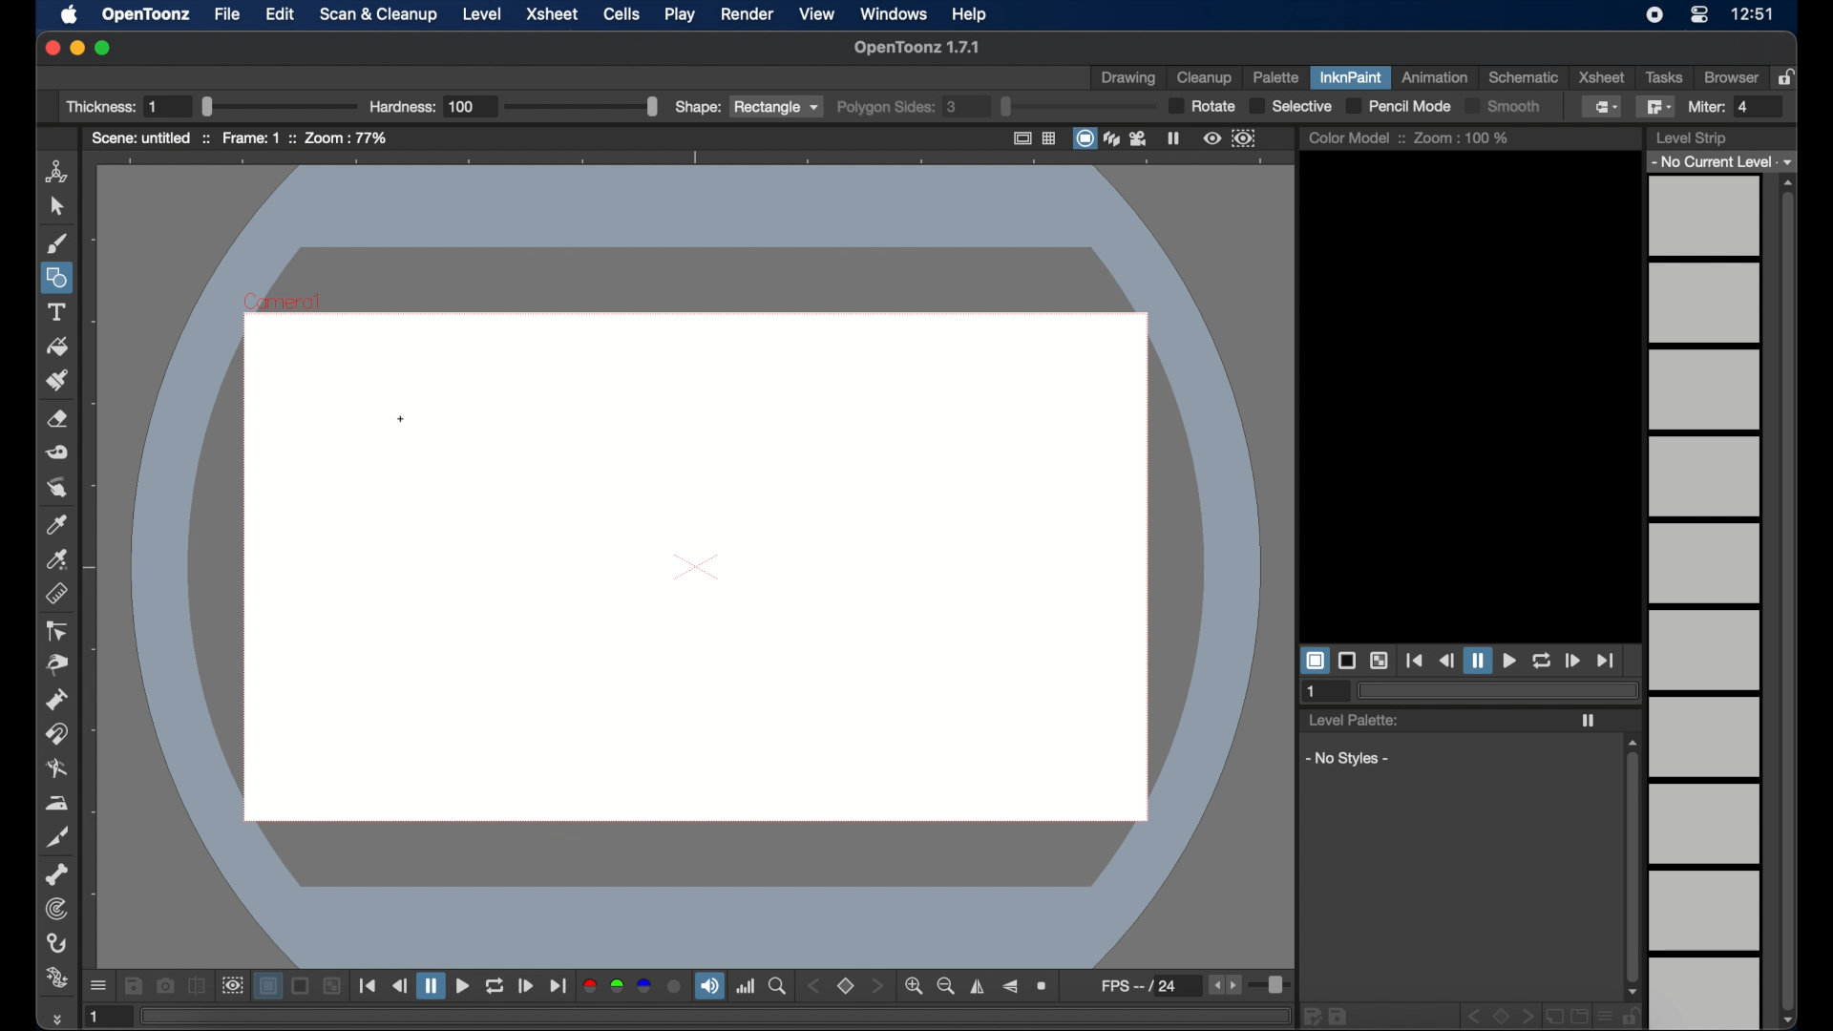 This screenshot has width=1833, height=1031. What do you see at coordinates (1379, 662) in the screenshot?
I see `checkered background` at bounding box center [1379, 662].